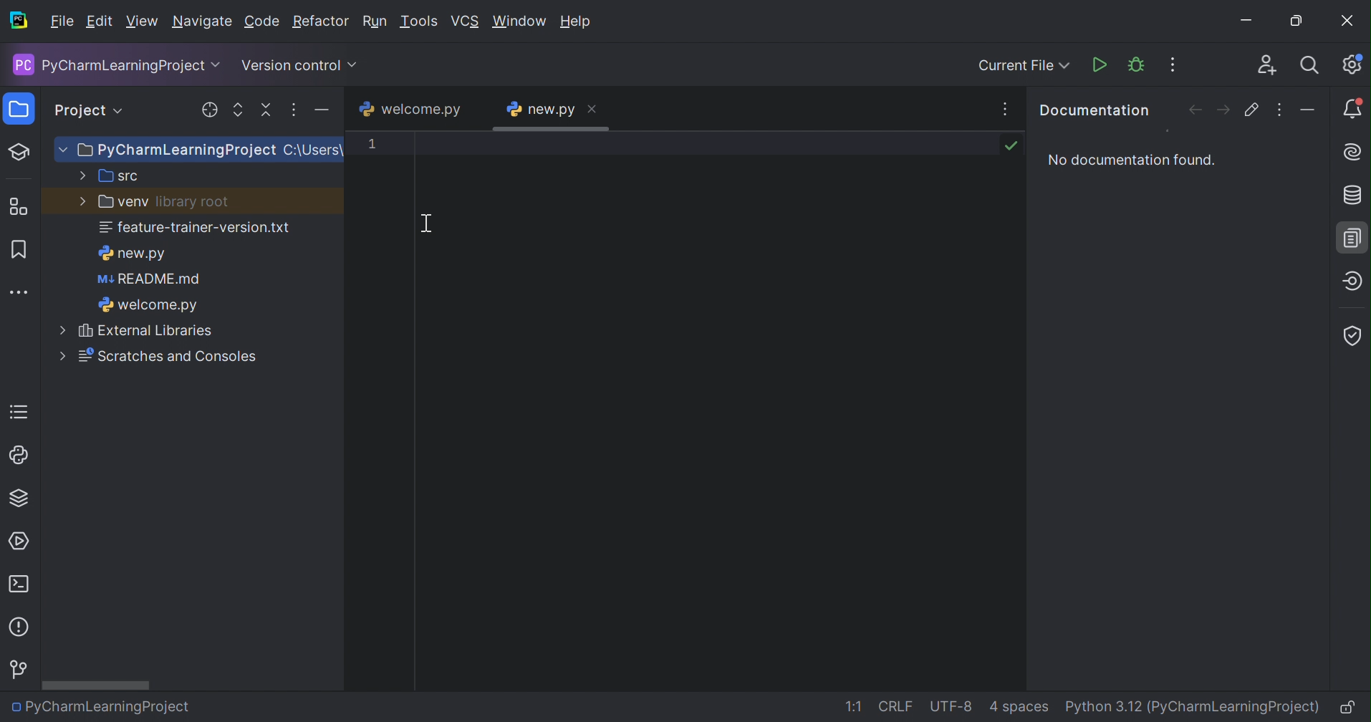 This screenshot has height=722, width=1371. What do you see at coordinates (429, 223) in the screenshot?
I see `text Cursor` at bounding box center [429, 223].